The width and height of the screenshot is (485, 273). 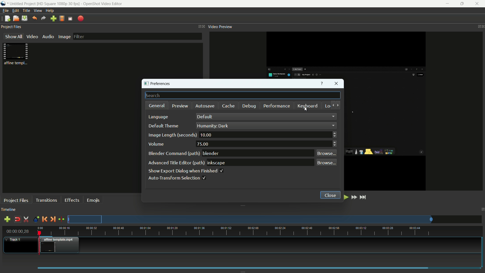 I want to click on general, so click(x=157, y=106).